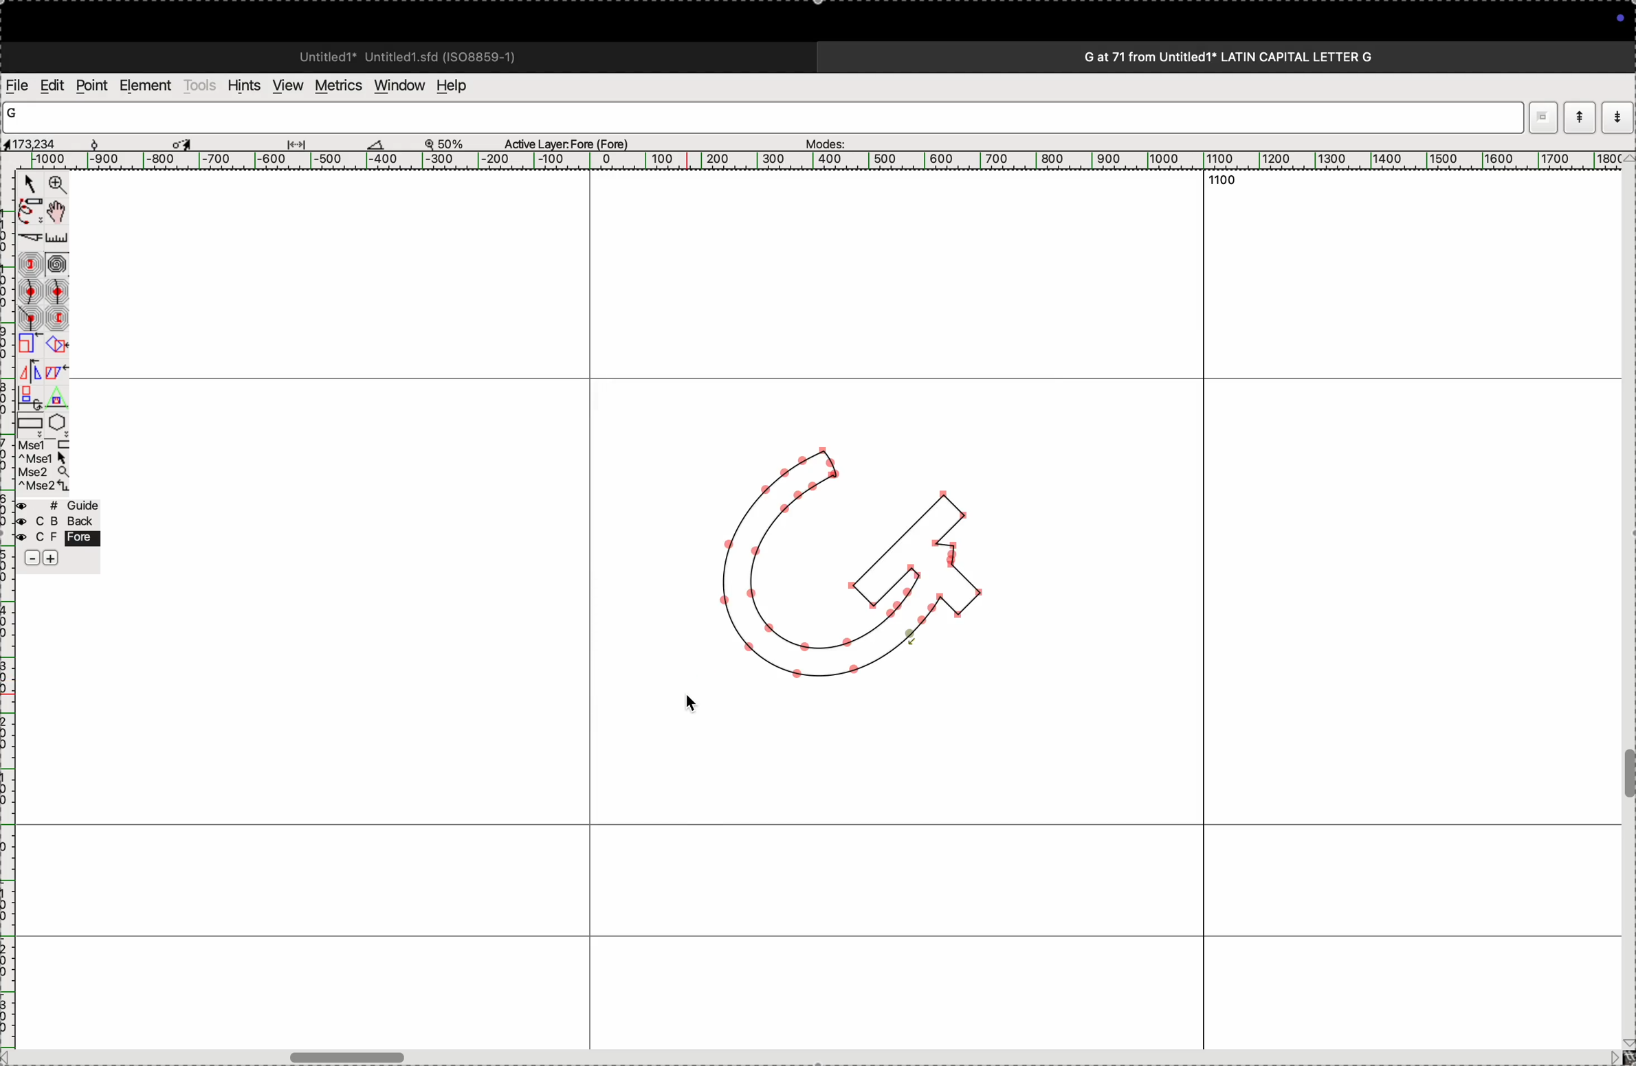 The width and height of the screenshot is (1636, 1066). What do you see at coordinates (289, 85) in the screenshot?
I see `view` at bounding box center [289, 85].